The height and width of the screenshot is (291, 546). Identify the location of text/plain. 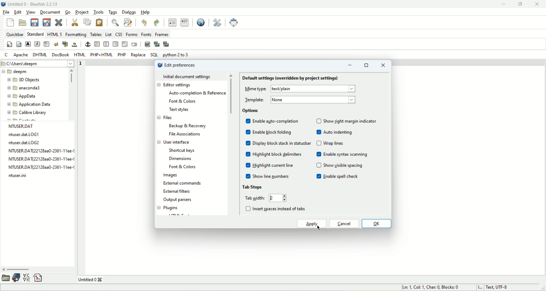
(285, 89).